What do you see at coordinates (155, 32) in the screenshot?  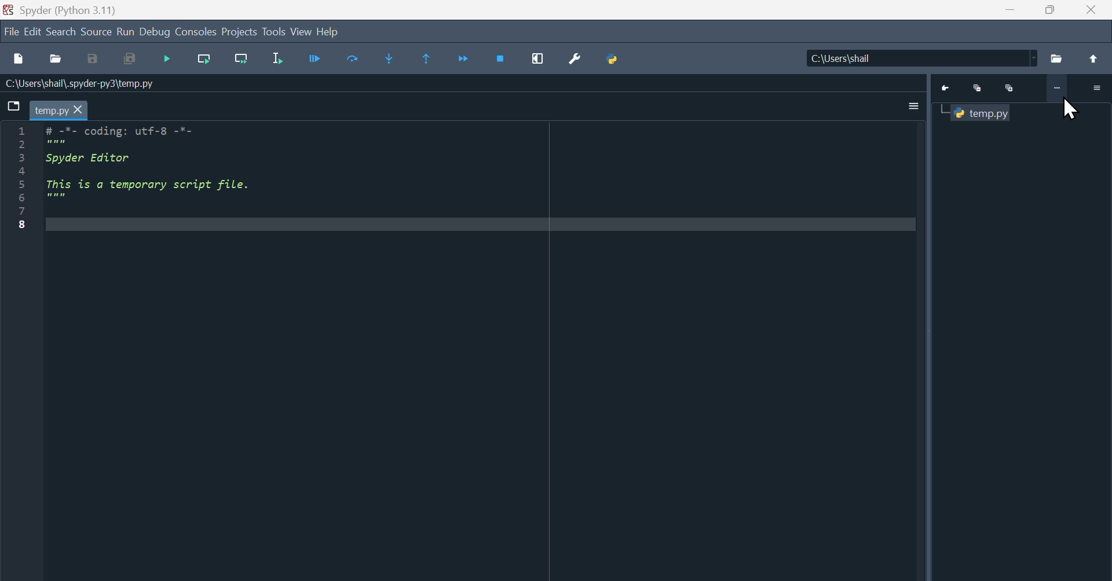 I see `Debug` at bounding box center [155, 32].